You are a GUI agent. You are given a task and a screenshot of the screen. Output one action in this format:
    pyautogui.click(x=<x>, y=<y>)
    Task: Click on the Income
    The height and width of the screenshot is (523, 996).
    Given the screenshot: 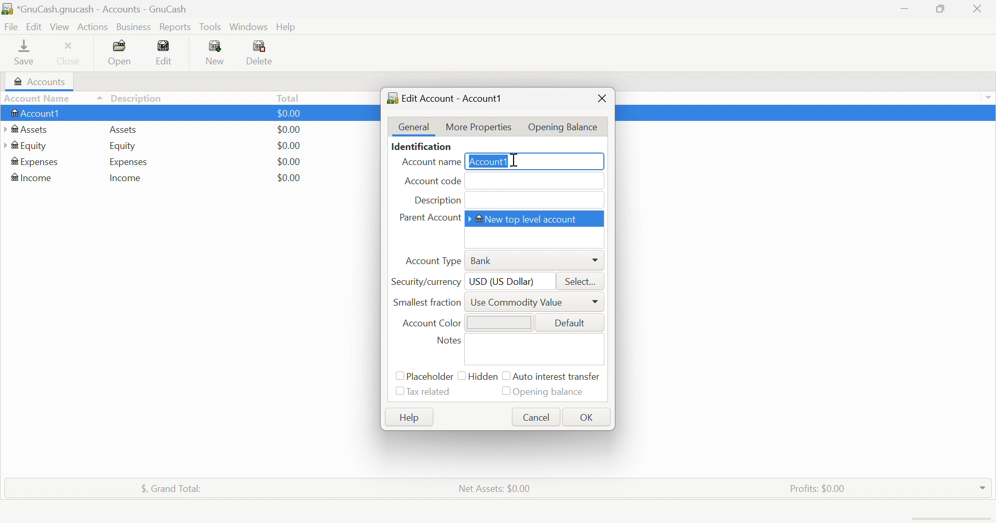 What is the action you would take?
    pyautogui.click(x=126, y=180)
    